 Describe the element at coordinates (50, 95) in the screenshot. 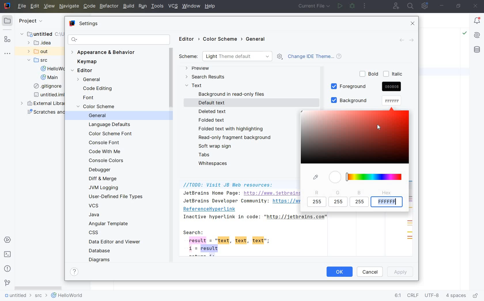

I see `untitled` at that location.